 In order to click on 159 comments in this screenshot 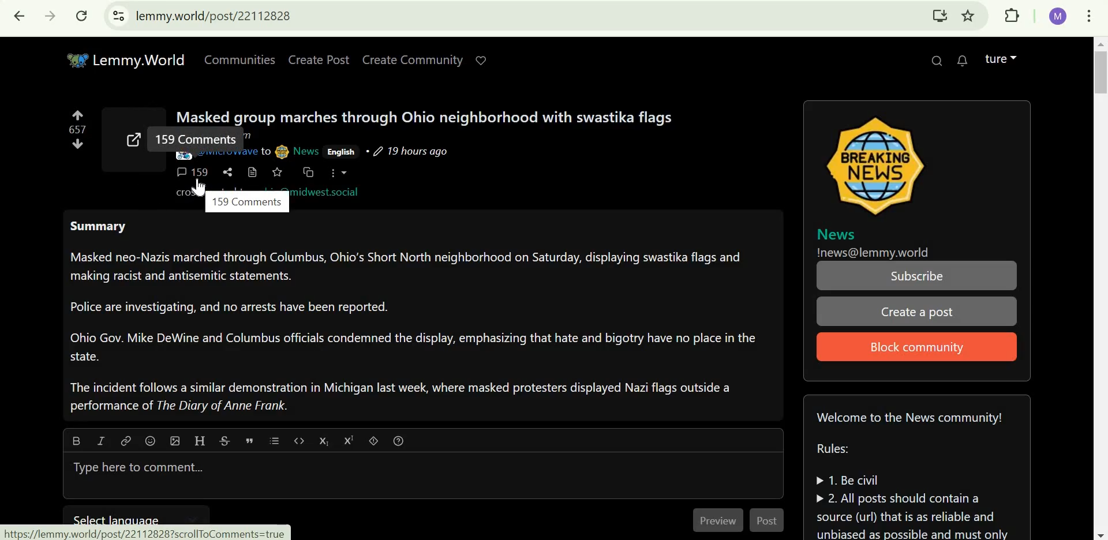, I will do `click(248, 202)`.